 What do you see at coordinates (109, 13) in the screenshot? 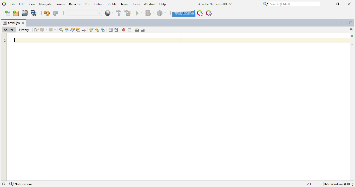
I see `web browser` at bounding box center [109, 13].